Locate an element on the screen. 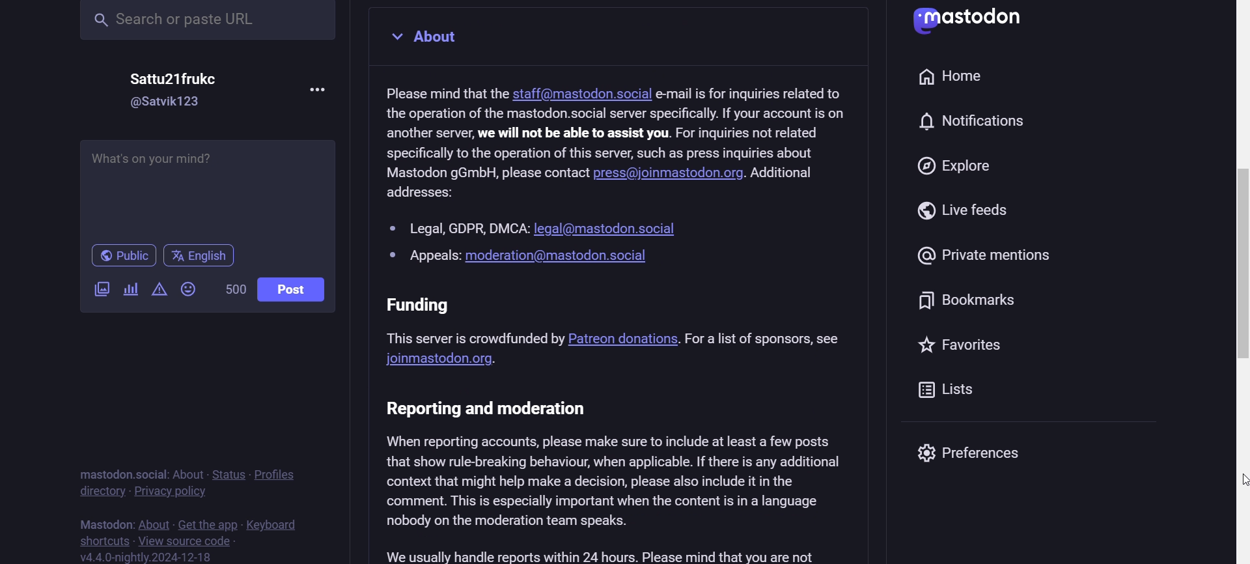 This screenshot has width=1250, height=564. staff@mastodon.social is located at coordinates (583, 94).